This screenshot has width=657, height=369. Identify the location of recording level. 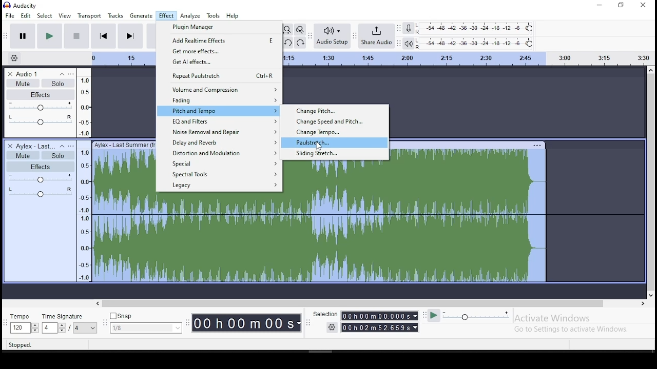
(476, 29).